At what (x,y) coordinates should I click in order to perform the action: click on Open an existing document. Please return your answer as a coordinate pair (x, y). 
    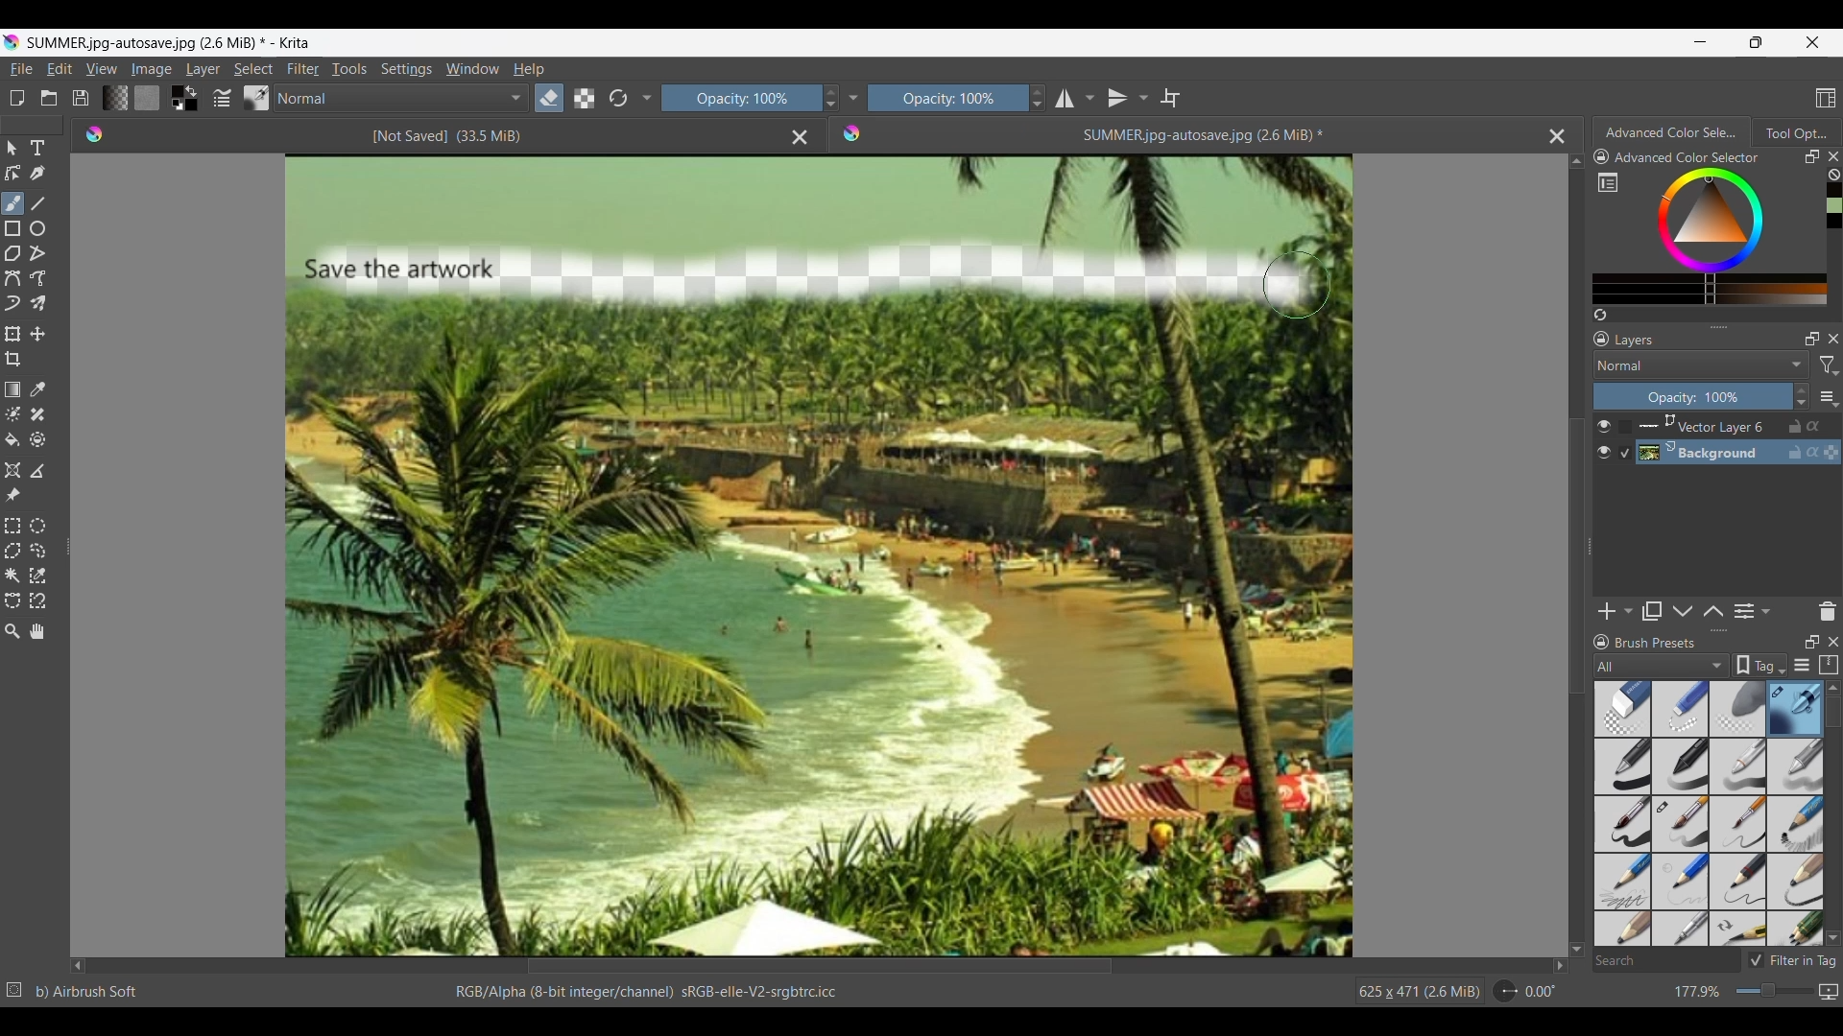
    Looking at the image, I should click on (50, 98).